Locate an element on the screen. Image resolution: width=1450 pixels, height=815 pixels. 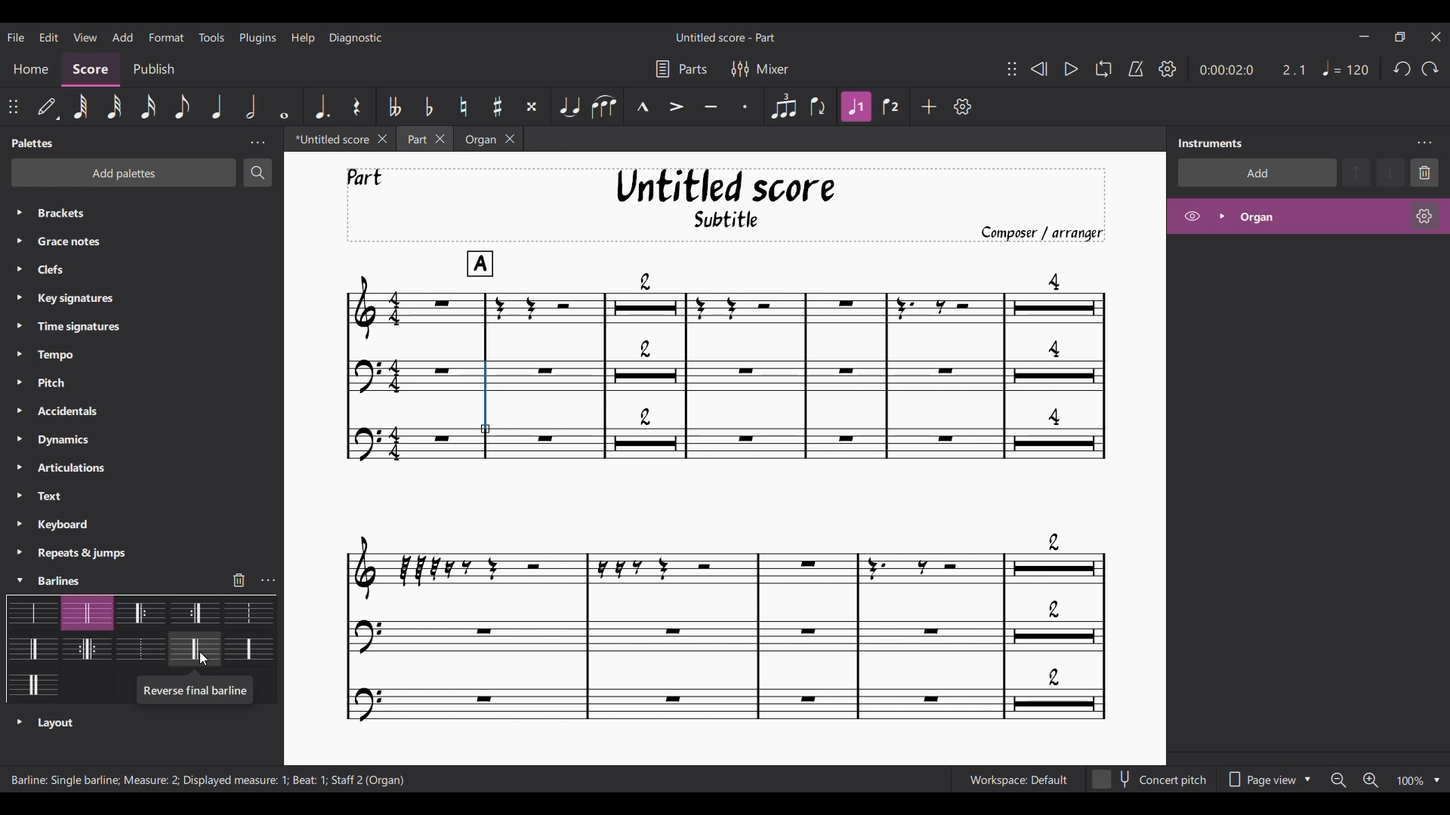
Publish section is located at coordinates (156, 70).